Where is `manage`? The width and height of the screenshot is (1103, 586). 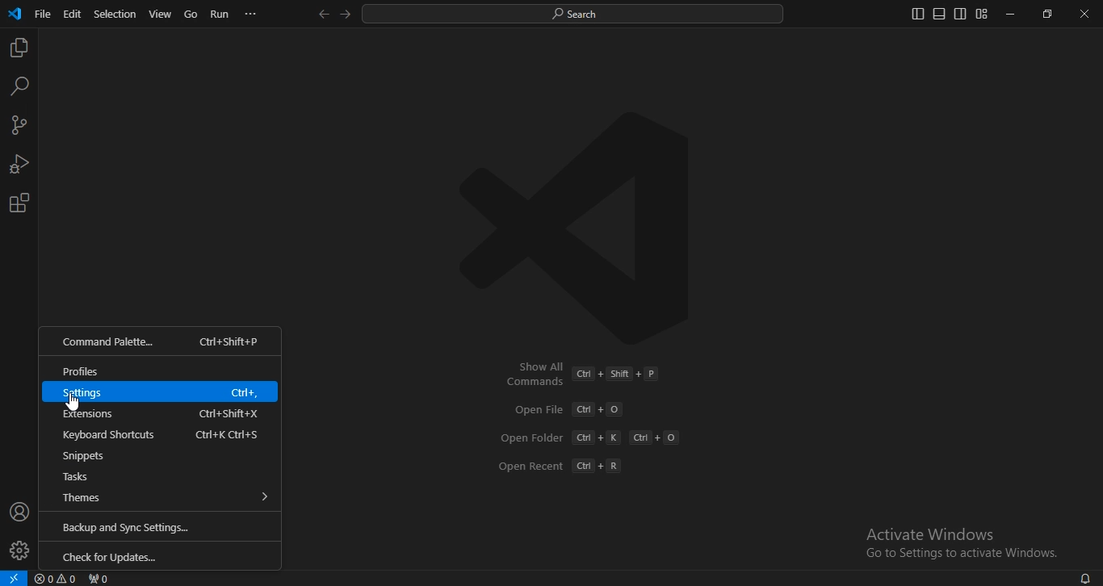 manage is located at coordinates (21, 552).